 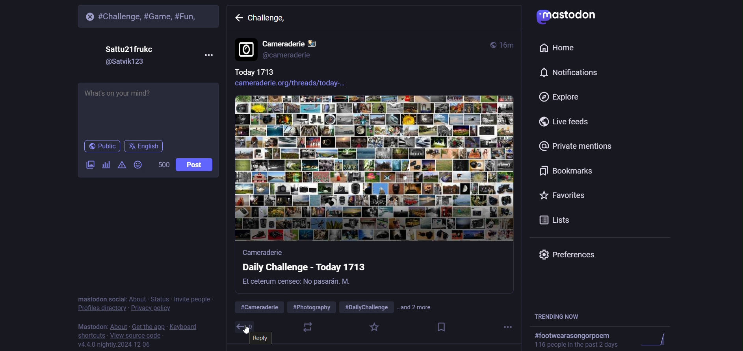 I want to click on live feed, so click(x=567, y=122).